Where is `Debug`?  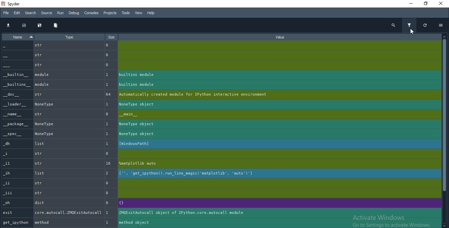
Debug is located at coordinates (73, 12).